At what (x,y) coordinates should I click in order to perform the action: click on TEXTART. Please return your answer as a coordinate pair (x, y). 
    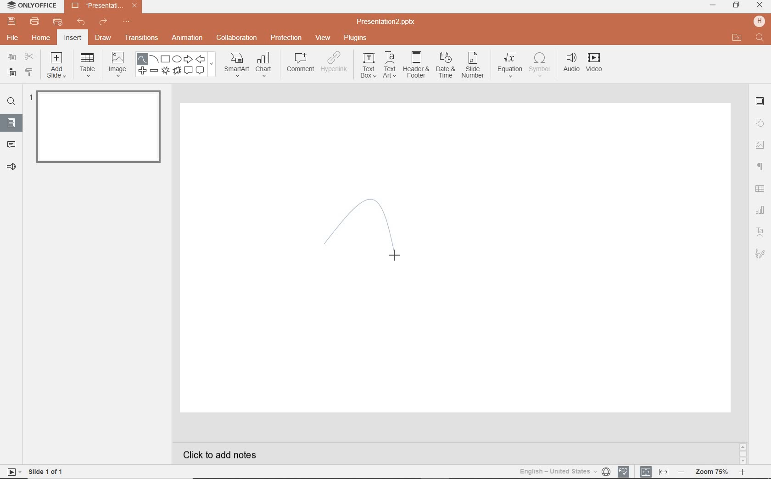
    Looking at the image, I should click on (390, 66).